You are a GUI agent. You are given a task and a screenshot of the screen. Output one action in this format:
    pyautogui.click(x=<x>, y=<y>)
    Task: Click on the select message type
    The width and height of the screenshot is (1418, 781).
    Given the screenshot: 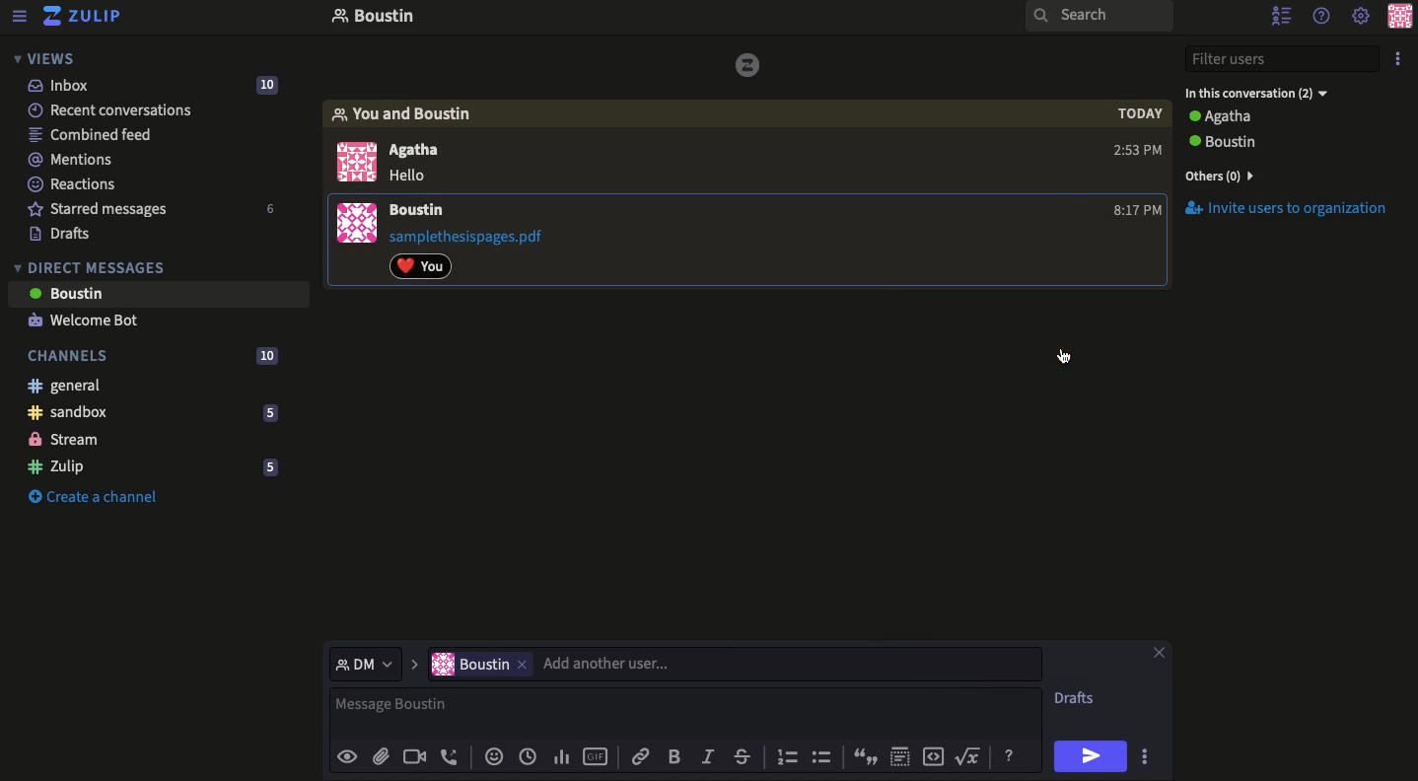 What is the action you would take?
    pyautogui.click(x=367, y=663)
    